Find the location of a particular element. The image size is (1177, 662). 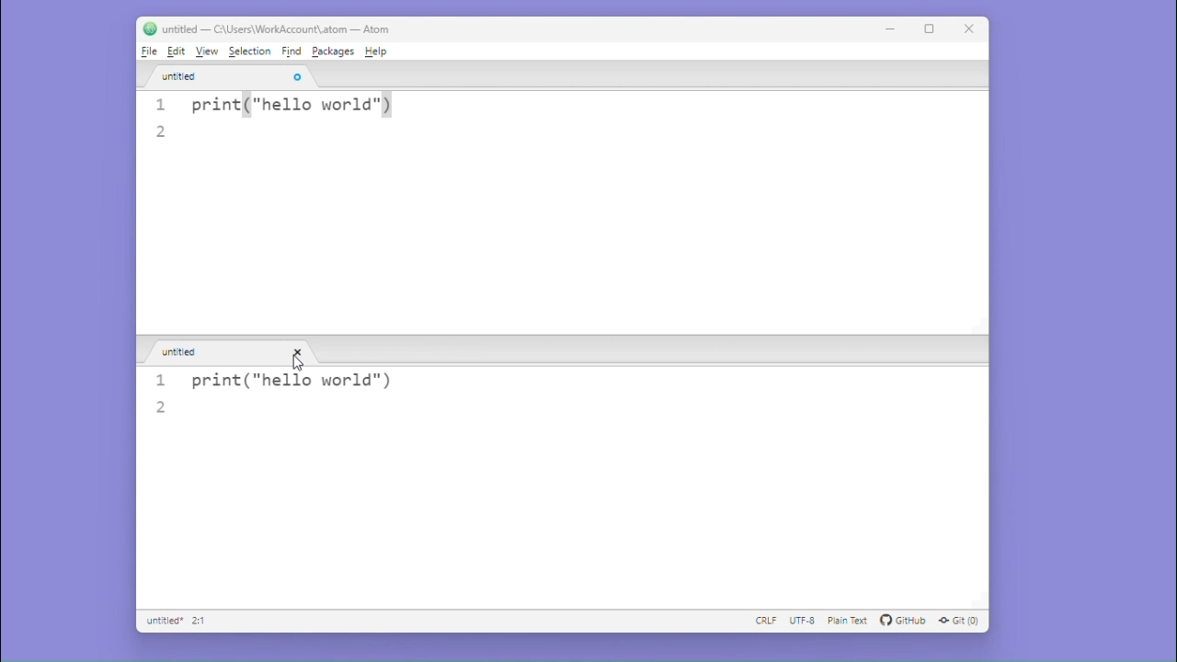

editor pane 2 is located at coordinates (562, 515).